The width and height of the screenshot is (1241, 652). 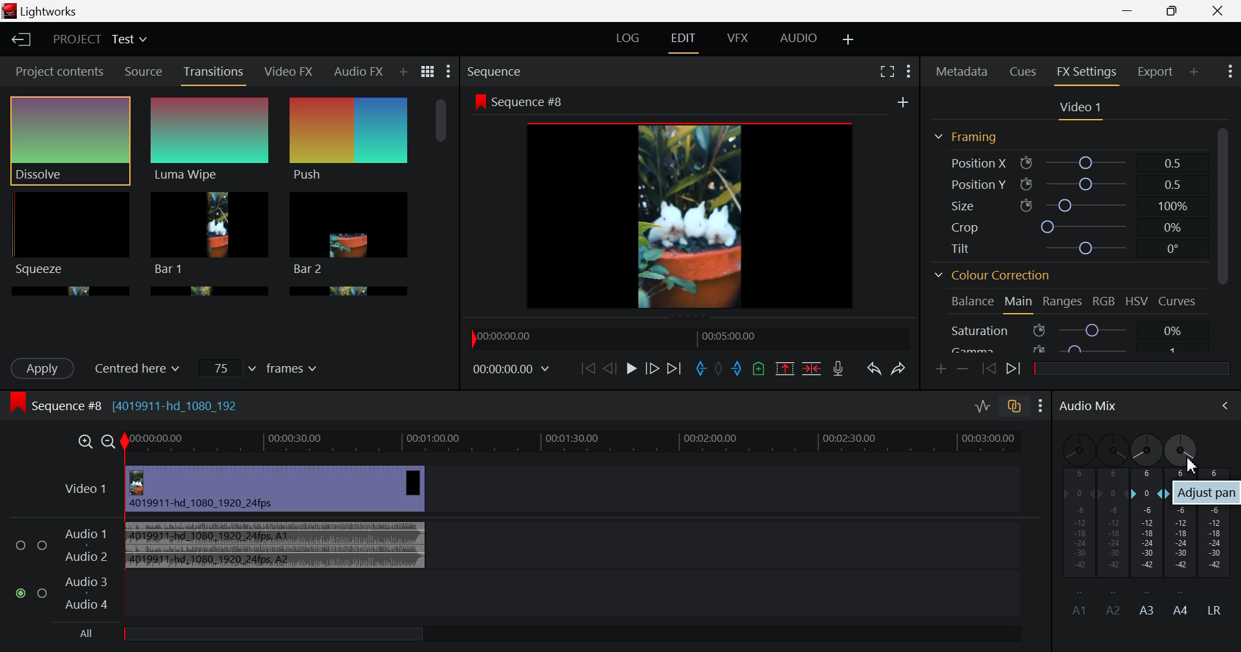 I want to click on Restore Down, so click(x=1128, y=12).